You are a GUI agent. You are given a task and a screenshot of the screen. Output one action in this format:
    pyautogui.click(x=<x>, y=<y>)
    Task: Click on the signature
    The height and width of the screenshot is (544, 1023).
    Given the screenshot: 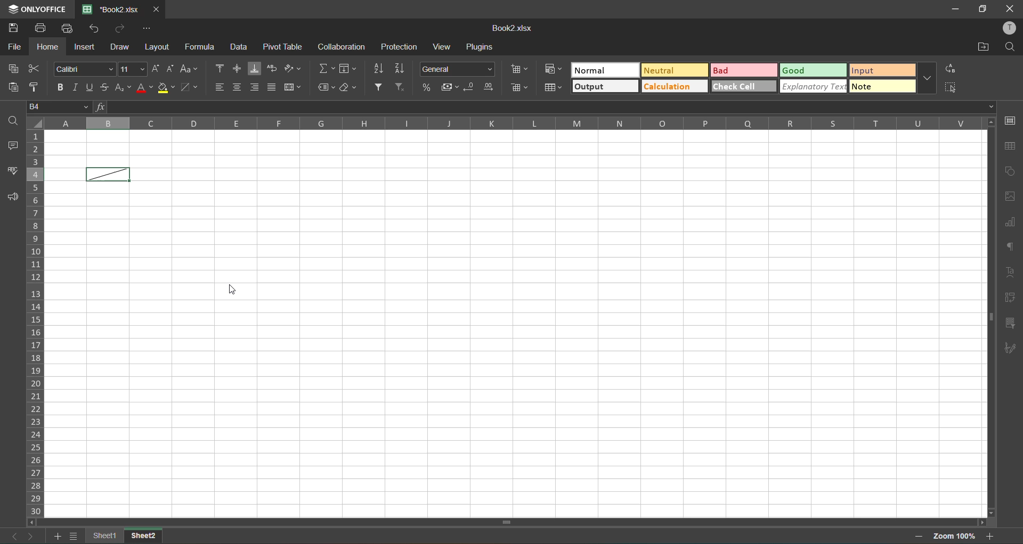 What is the action you would take?
    pyautogui.click(x=1010, y=349)
    